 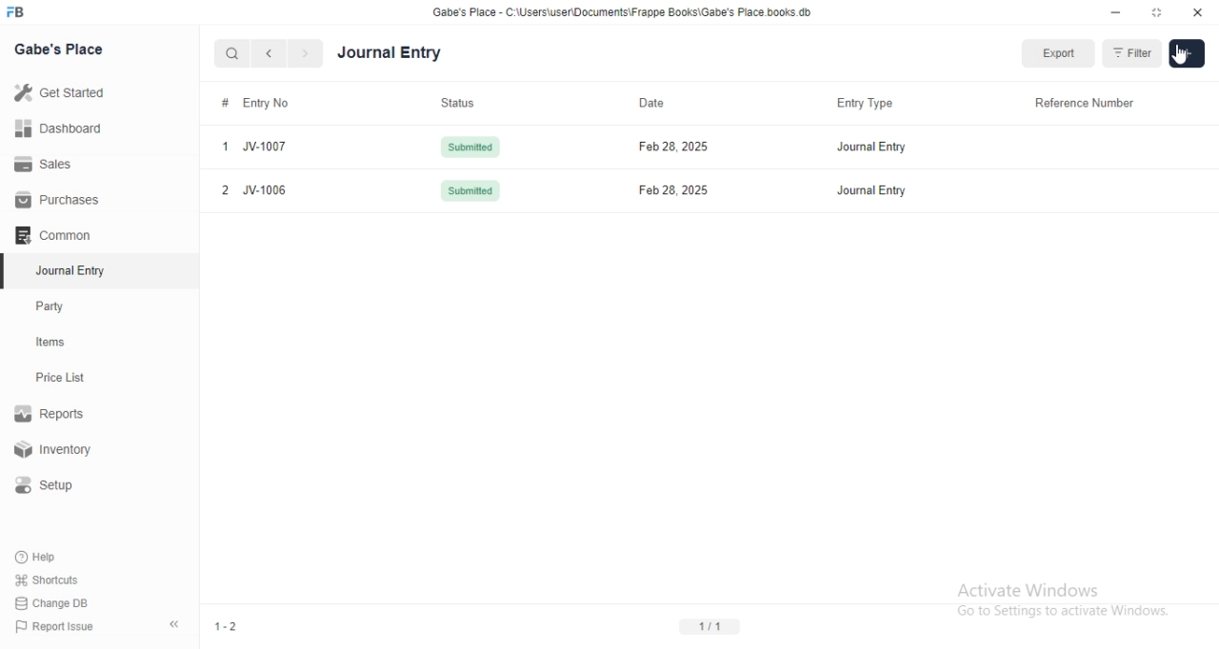 I want to click on Help, so click(x=39, y=557).